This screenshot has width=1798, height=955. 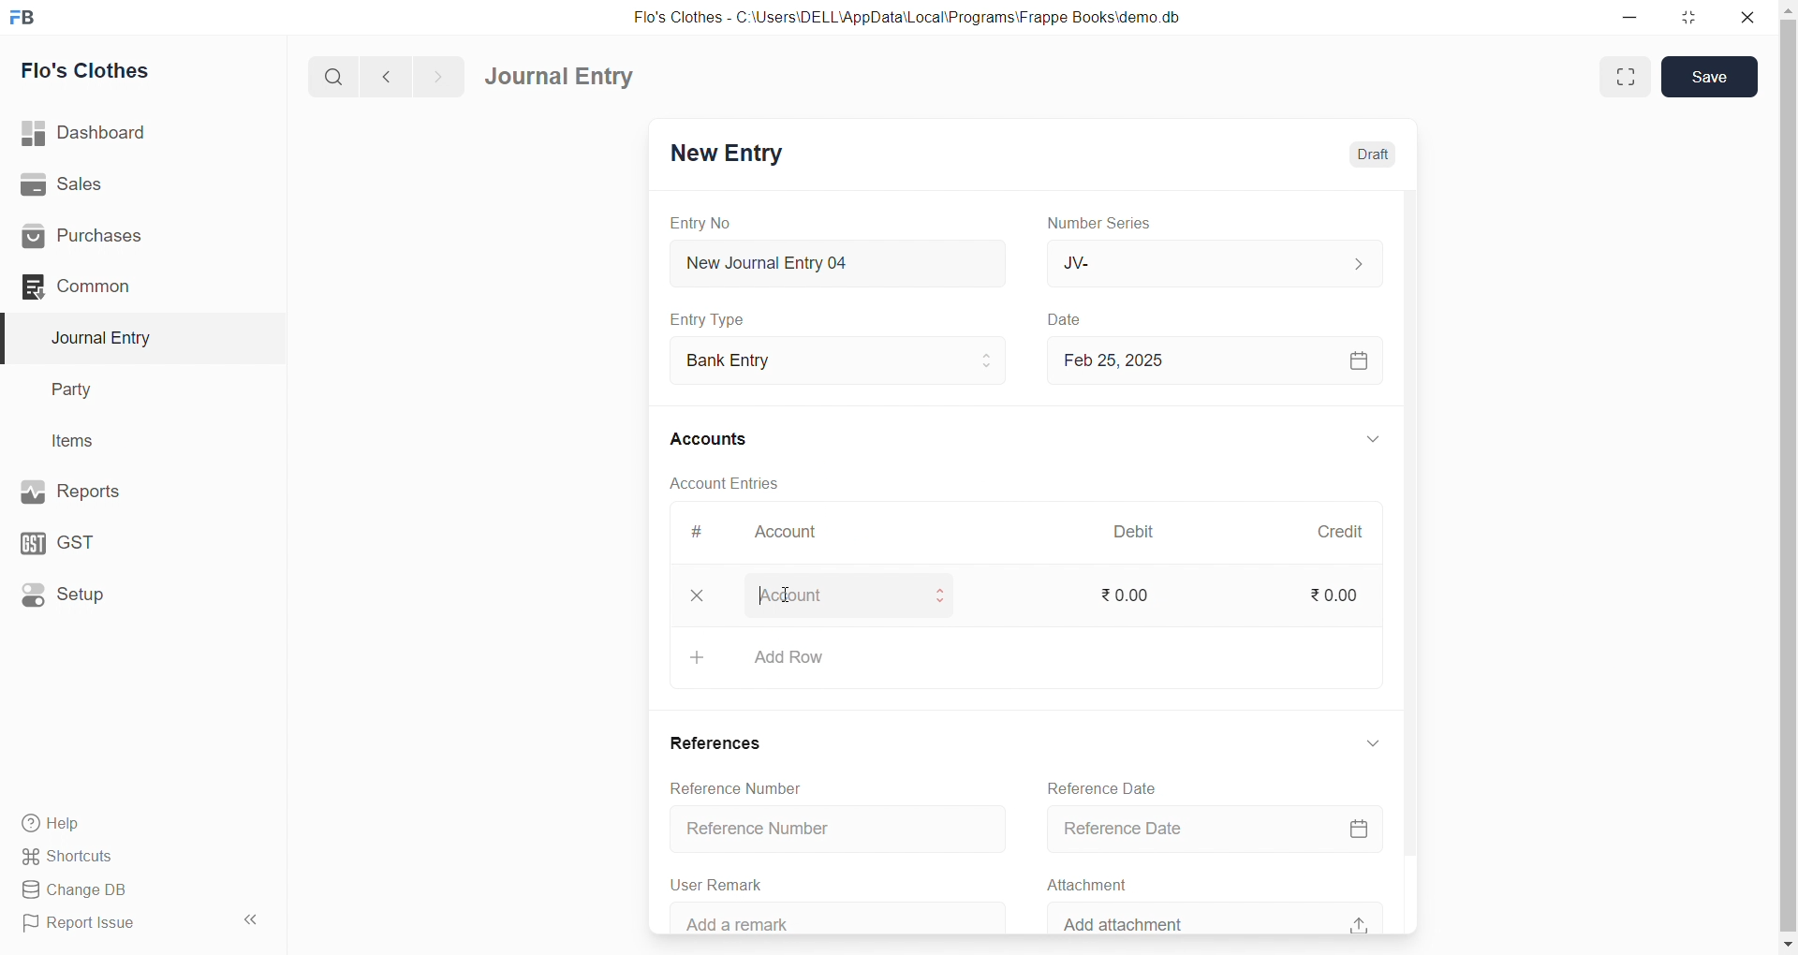 What do you see at coordinates (1221, 360) in the screenshot?
I see `Feb 25, 2025` at bounding box center [1221, 360].